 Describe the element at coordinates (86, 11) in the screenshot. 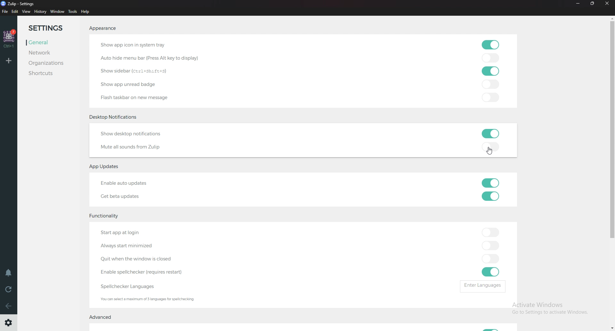

I see `help` at that location.